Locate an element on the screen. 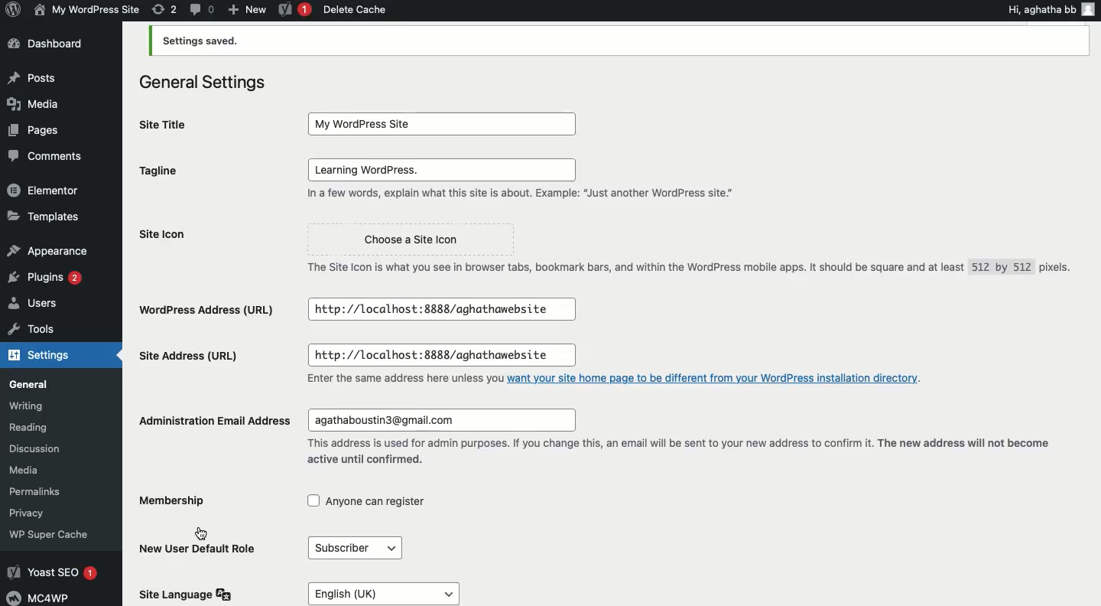 This screenshot has width=1101, height=606.  MCAWP is located at coordinates (43, 598).